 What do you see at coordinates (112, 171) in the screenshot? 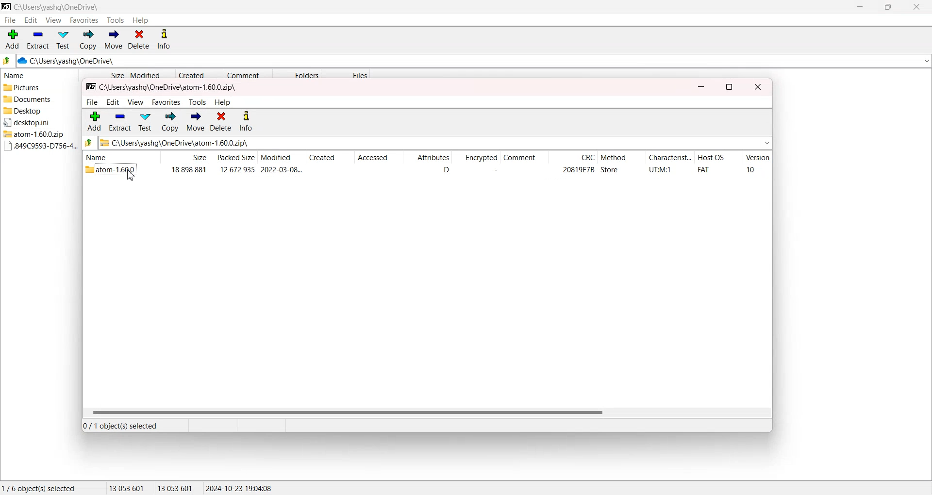
I see `atom File` at bounding box center [112, 171].